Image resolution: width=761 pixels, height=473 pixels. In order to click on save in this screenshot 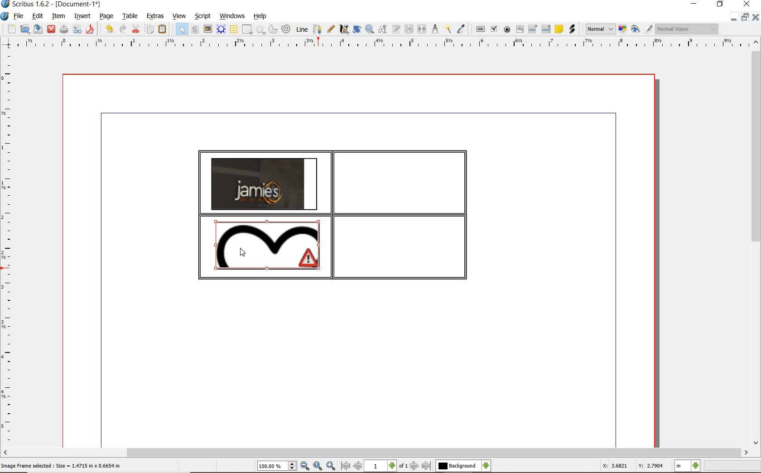, I will do `click(39, 29)`.